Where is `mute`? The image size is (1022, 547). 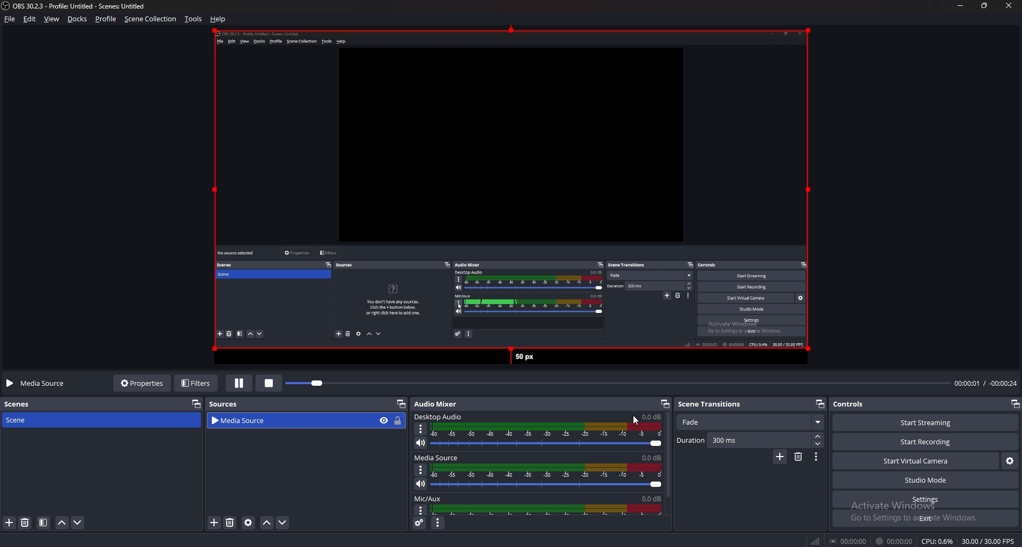 mute is located at coordinates (421, 443).